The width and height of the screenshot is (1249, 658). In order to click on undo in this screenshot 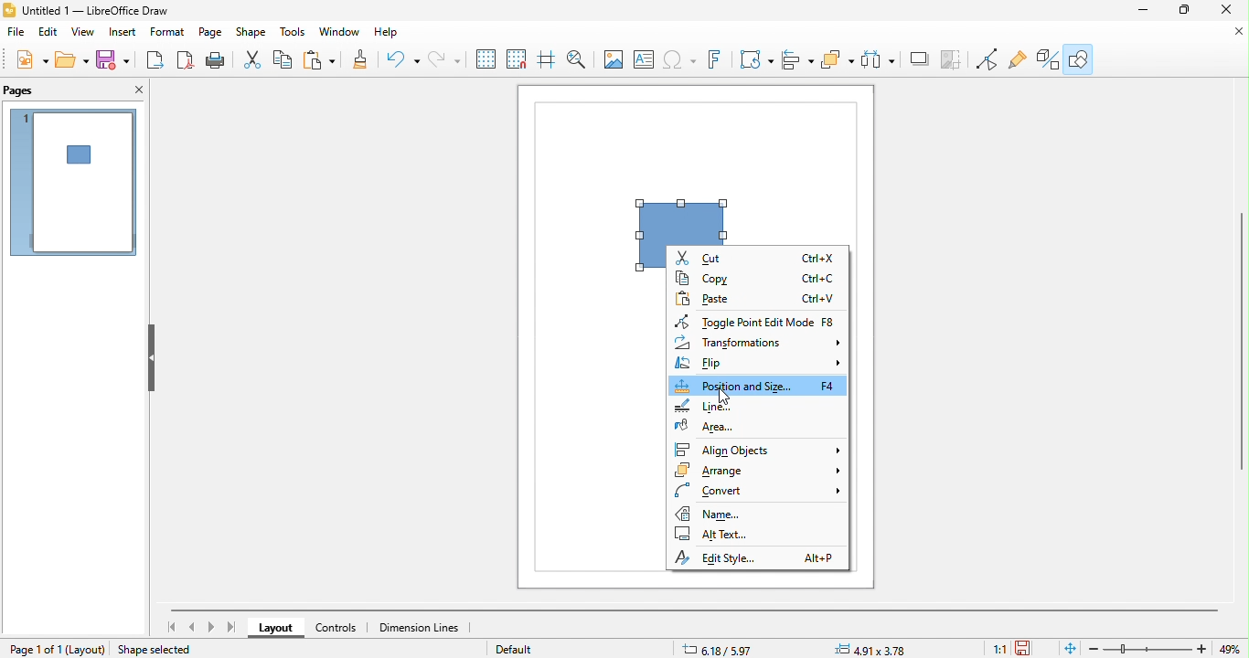, I will do `click(405, 60)`.